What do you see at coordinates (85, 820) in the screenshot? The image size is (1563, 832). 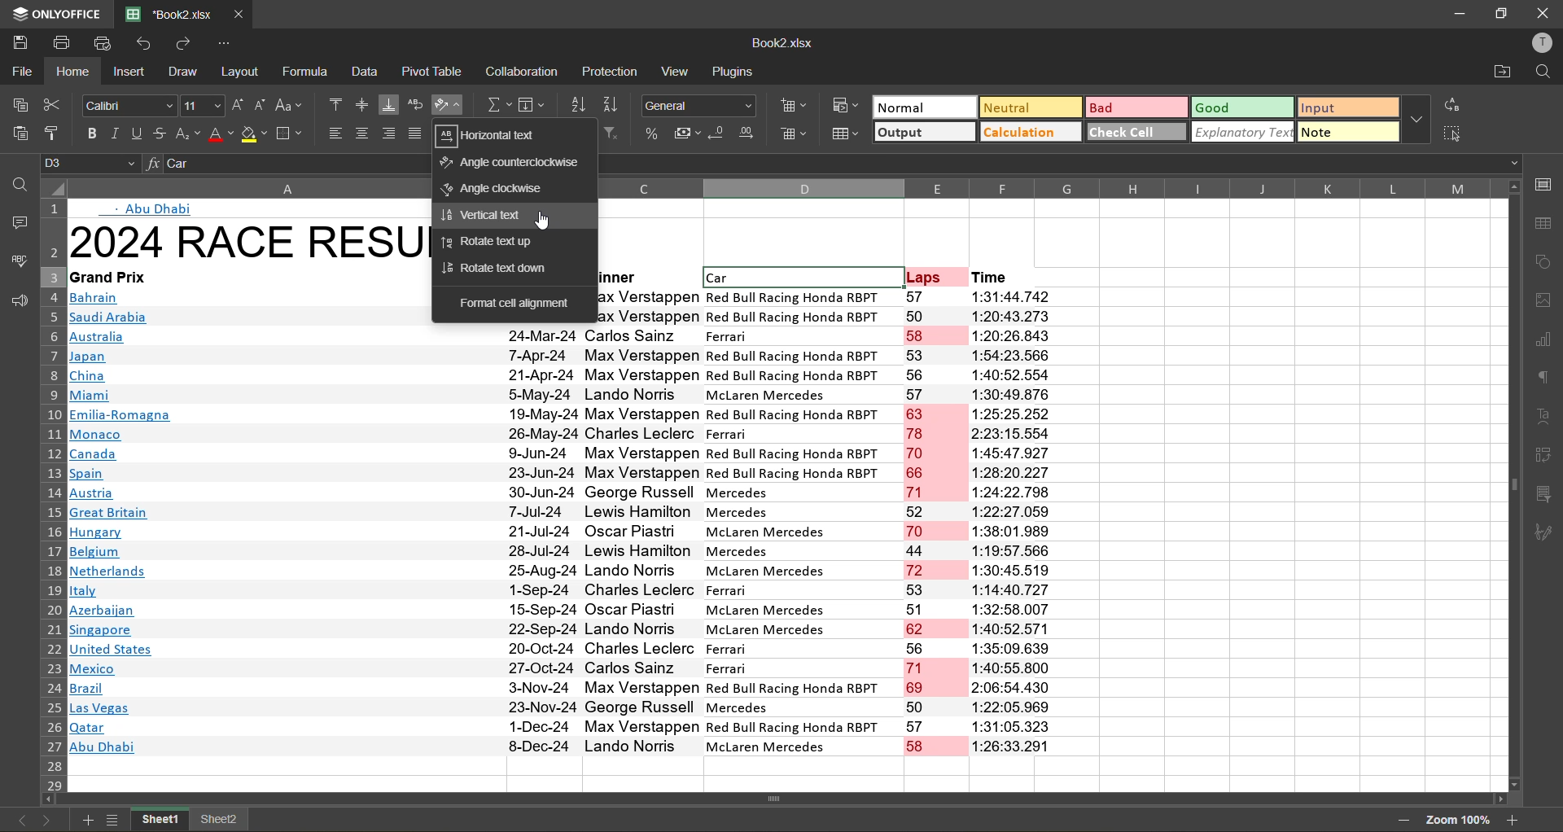 I see `add new sheet` at bounding box center [85, 820].